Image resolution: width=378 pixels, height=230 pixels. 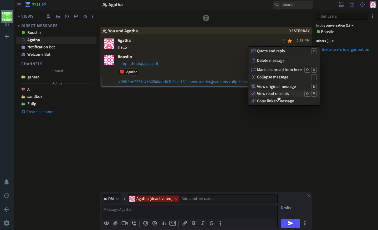 I want to click on Settings, so click(x=363, y=4).